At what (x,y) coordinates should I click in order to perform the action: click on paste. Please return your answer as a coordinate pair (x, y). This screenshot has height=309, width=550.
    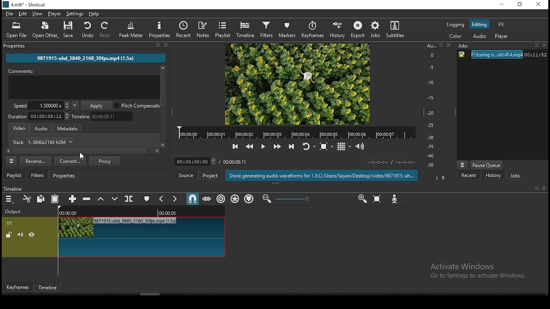
    Looking at the image, I should click on (55, 200).